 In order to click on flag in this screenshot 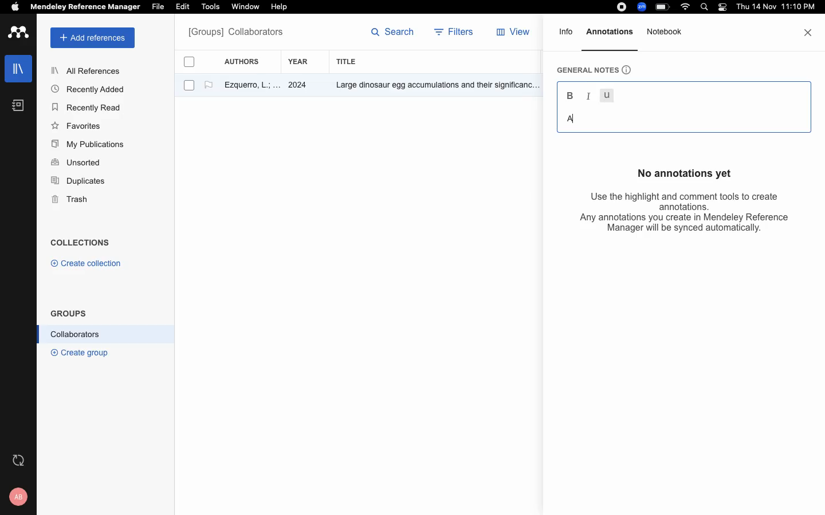, I will do `click(209, 85)`.